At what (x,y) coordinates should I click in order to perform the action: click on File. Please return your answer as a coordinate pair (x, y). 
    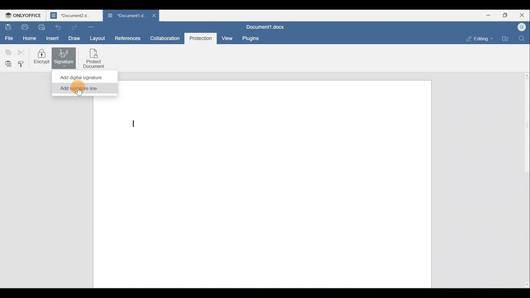
    Looking at the image, I should click on (8, 39).